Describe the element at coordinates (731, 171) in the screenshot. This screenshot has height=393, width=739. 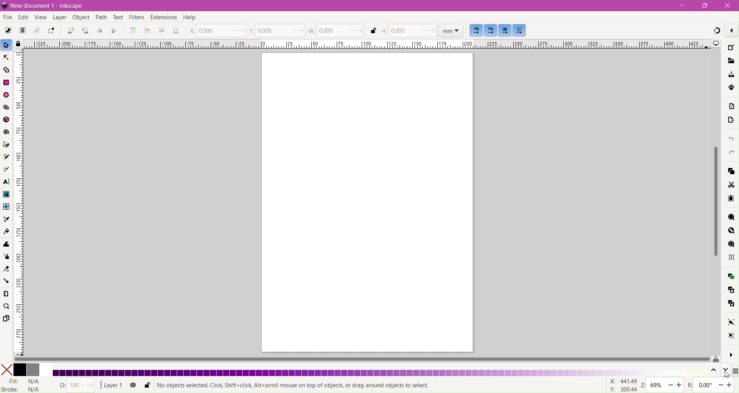
I see `Copy` at that location.